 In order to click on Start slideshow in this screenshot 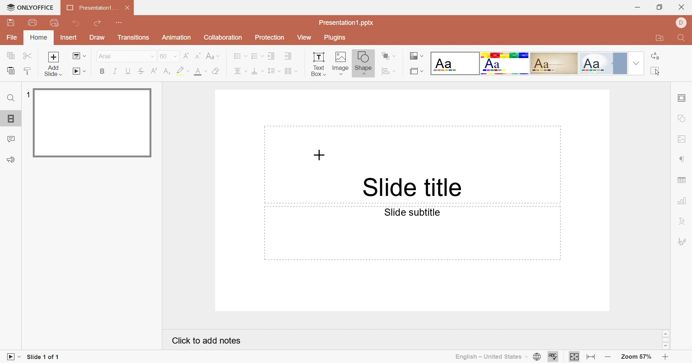, I will do `click(10, 357)`.